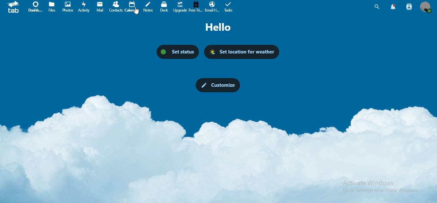 The image size is (437, 203). What do you see at coordinates (243, 52) in the screenshot?
I see `set location for weather` at bounding box center [243, 52].